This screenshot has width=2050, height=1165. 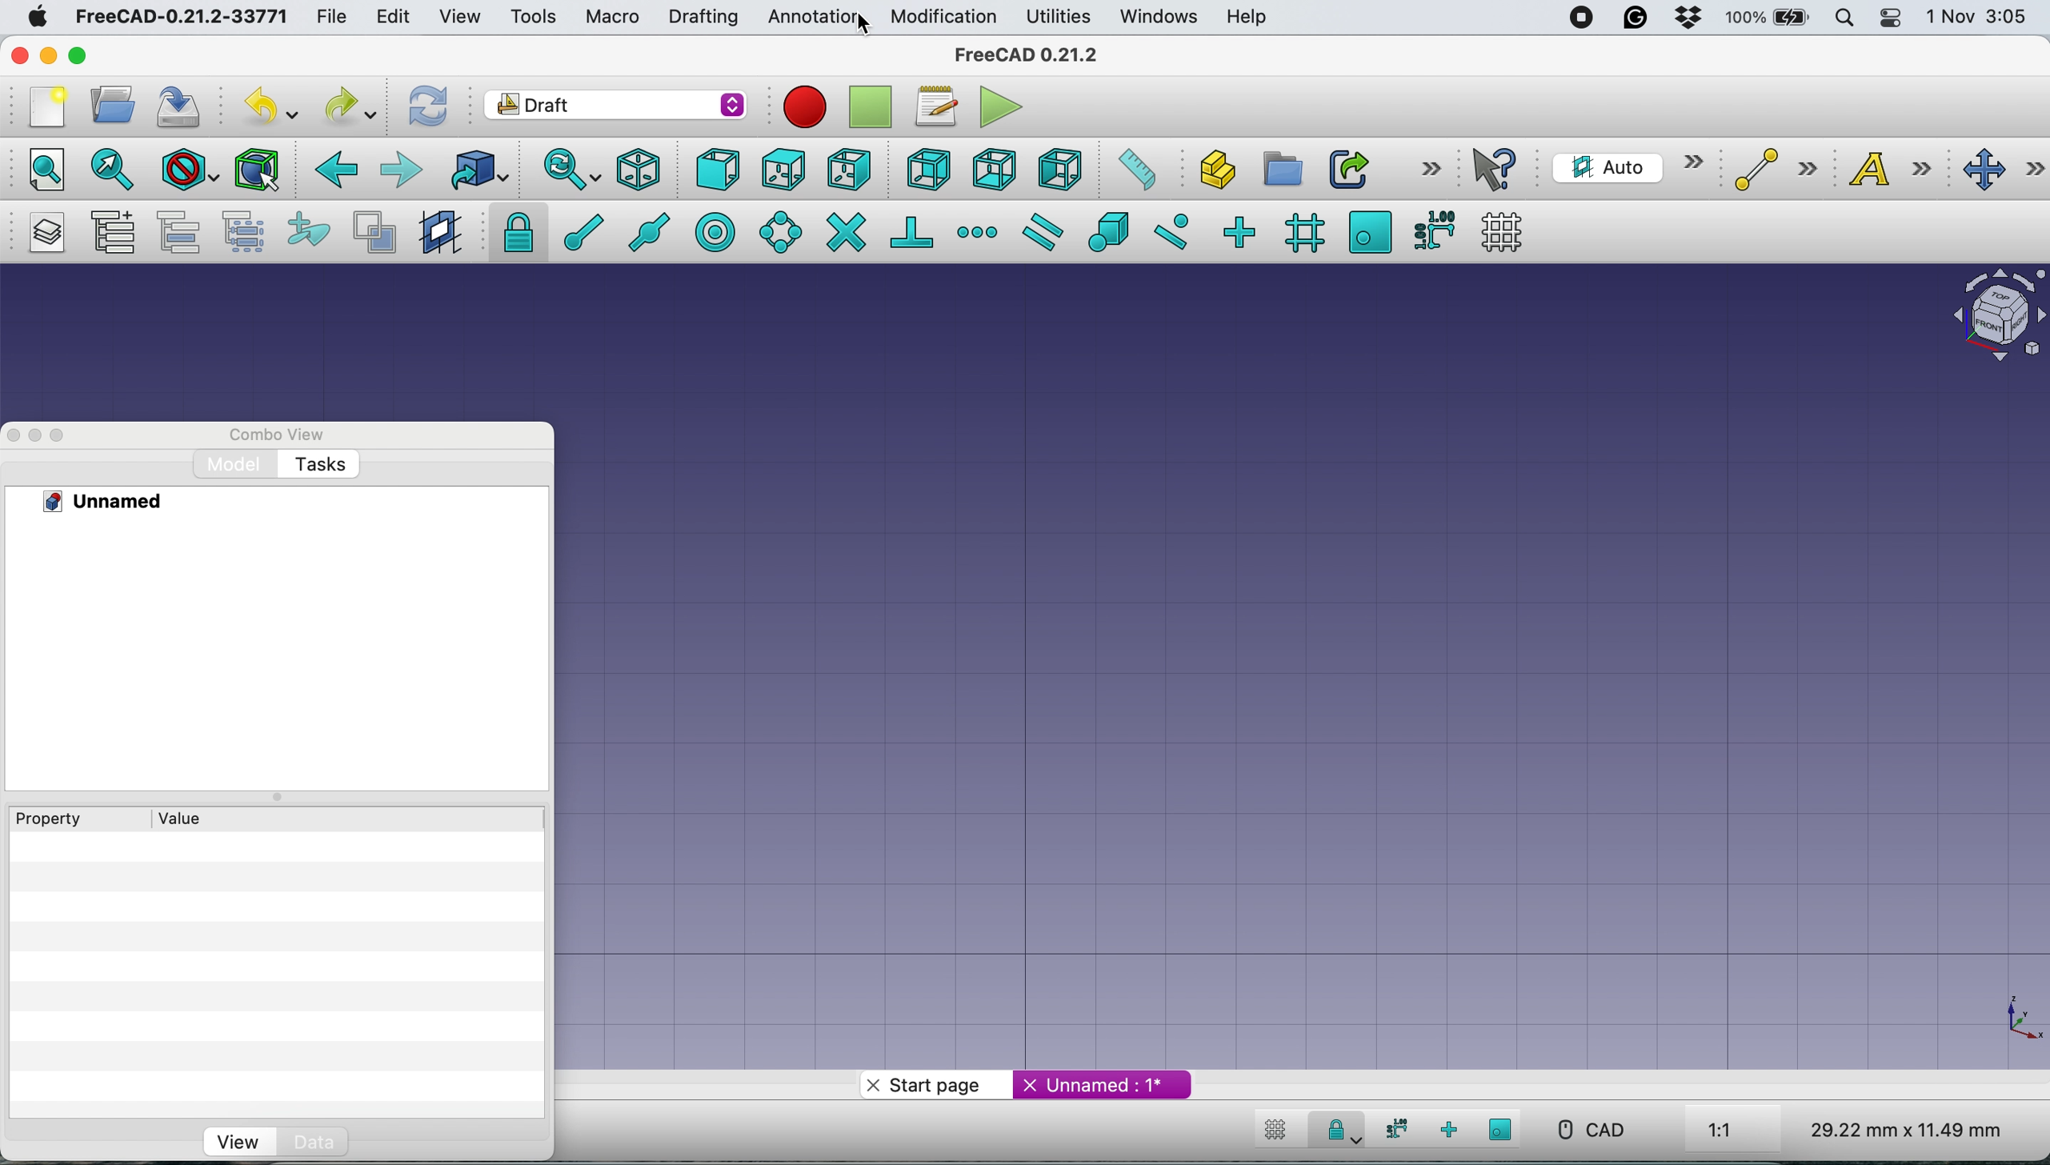 I want to click on spotlight search, so click(x=1842, y=18).